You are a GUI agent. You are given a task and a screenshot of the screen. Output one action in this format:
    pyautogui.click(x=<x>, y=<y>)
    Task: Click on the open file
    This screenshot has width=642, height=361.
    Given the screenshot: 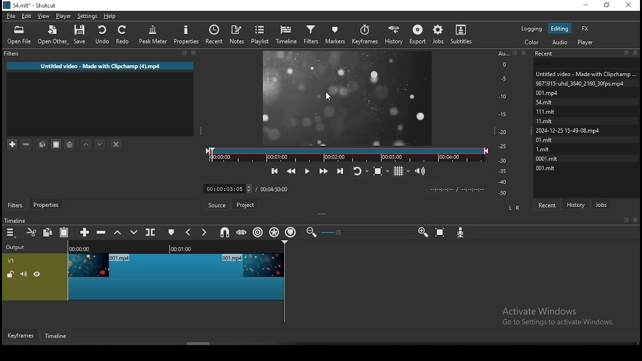 What is the action you would take?
    pyautogui.click(x=19, y=35)
    